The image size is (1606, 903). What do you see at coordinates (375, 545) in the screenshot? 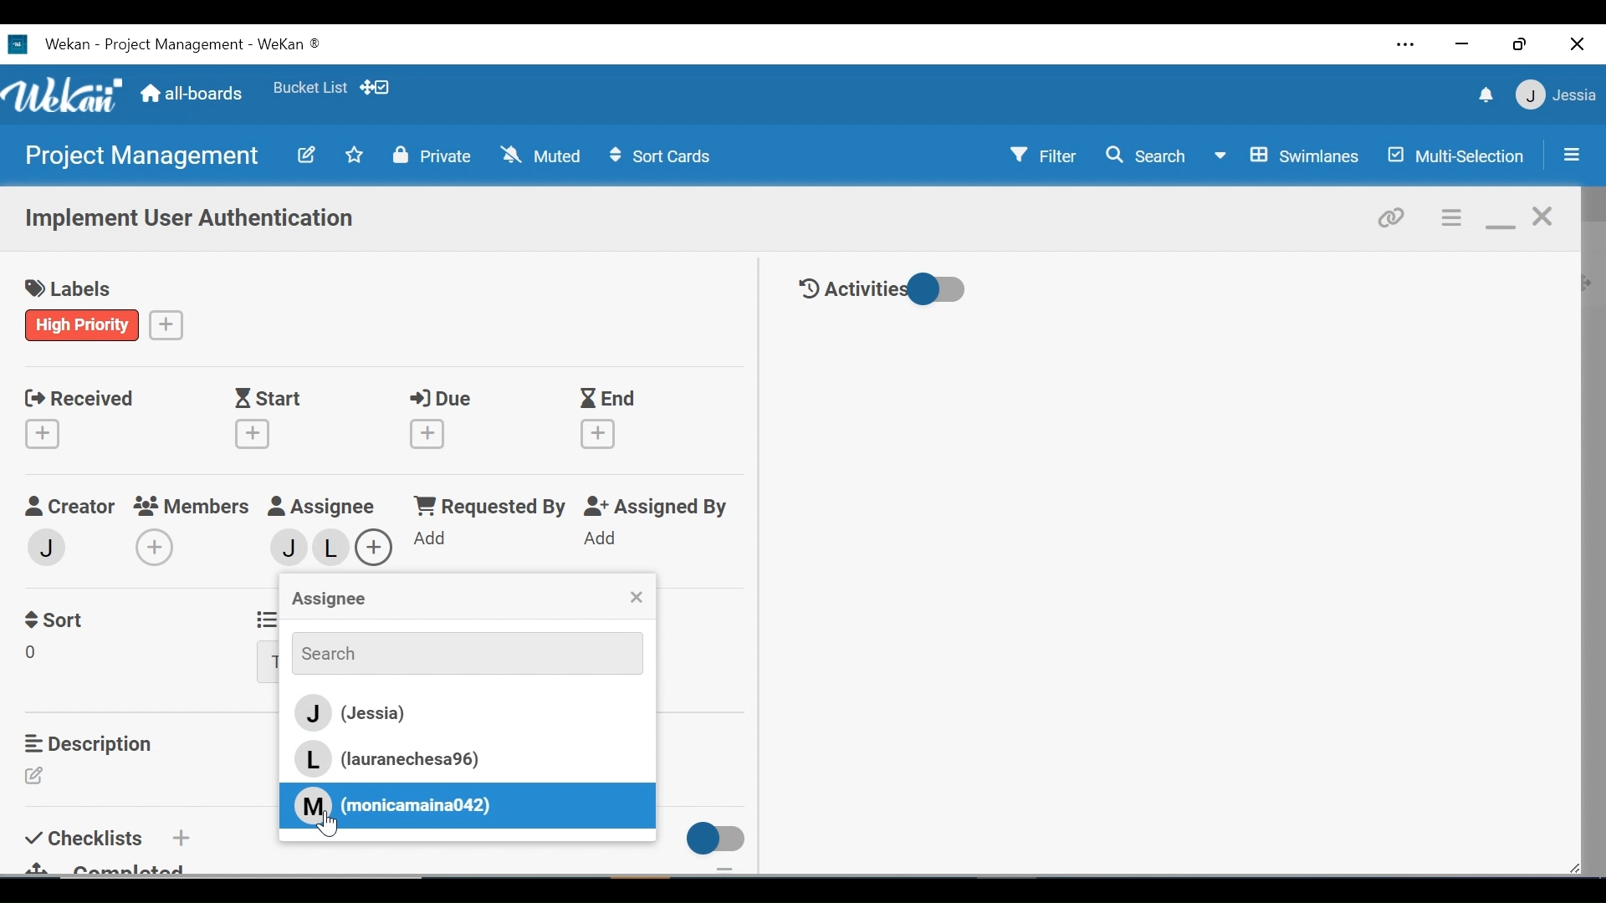
I see `Add Assignee` at bounding box center [375, 545].